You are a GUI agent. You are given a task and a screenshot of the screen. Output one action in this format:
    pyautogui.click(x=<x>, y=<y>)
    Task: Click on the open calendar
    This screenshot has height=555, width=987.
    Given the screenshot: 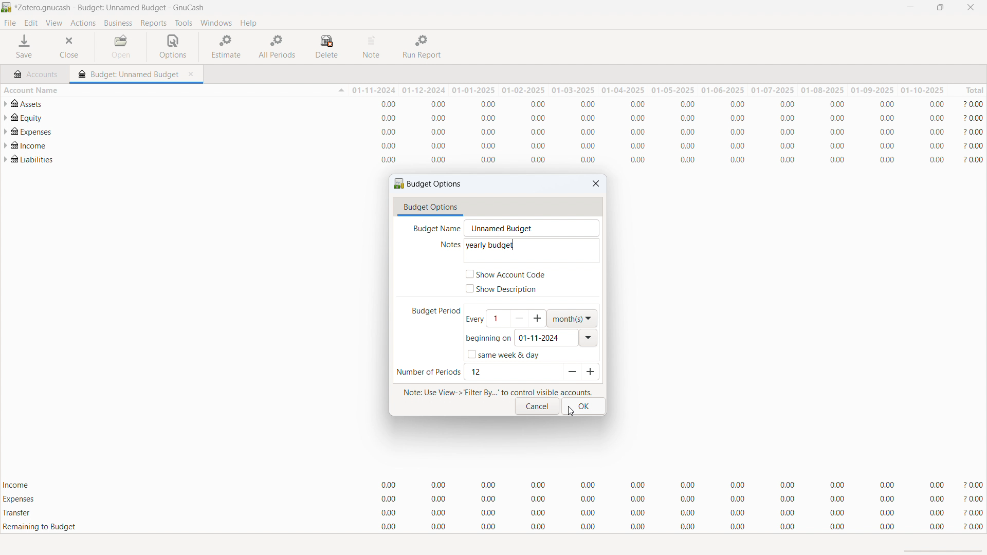 What is the action you would take?
    pyautogui.click(x=590, y=338)
    